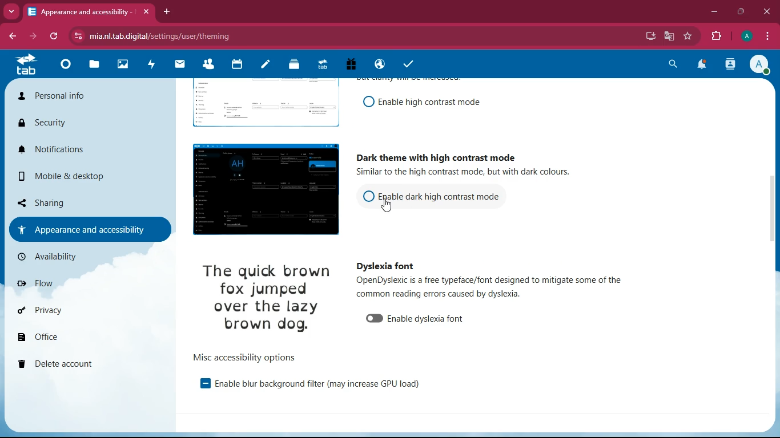 The image size is (780, 438). What do you see at coordinates (245, 356) in the screenshot?
I see `options` at bounding box center [245, 356].